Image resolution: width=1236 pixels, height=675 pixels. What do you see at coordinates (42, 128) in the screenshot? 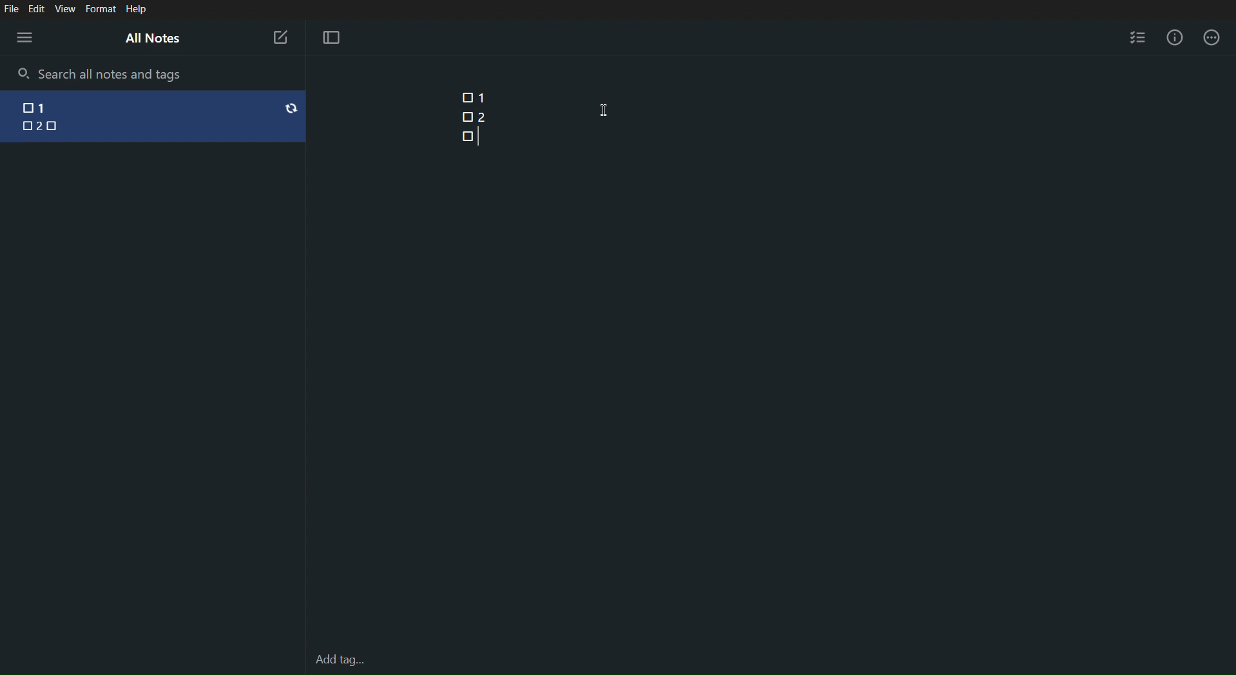
I see `2` at bounding box center [42, 128].